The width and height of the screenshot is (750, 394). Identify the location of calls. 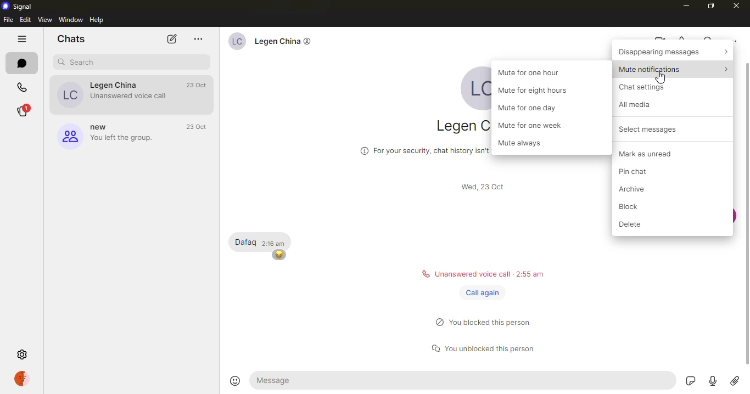
(22, 88).